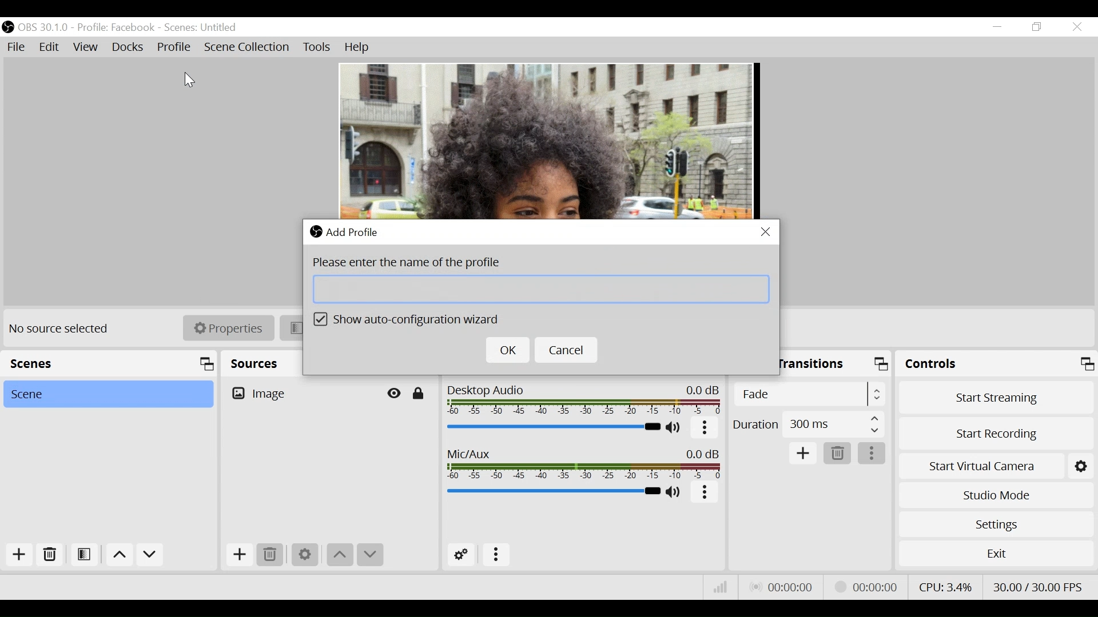 The image size is (1098, 617). Describe the element at coordinates (706, 431) in the screenshot. I see `More Options` at that location.